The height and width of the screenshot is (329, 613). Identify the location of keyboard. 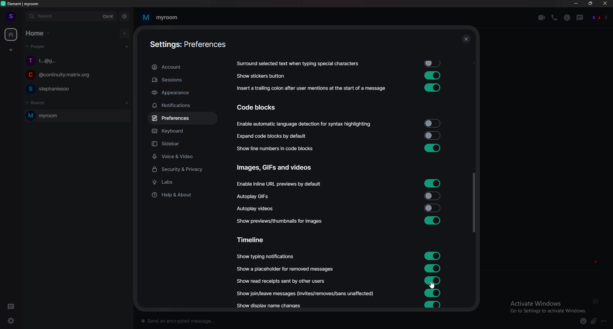
(182, 132).